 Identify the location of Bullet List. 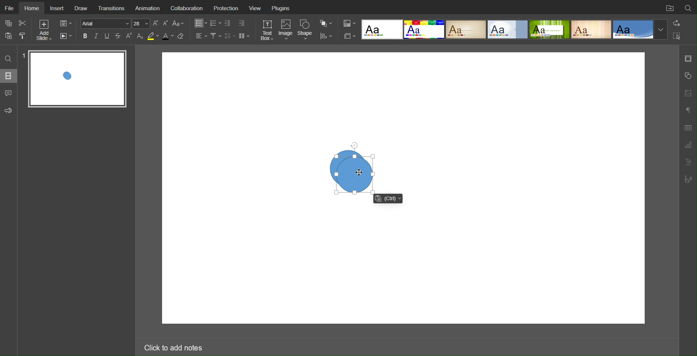
(200, 23).